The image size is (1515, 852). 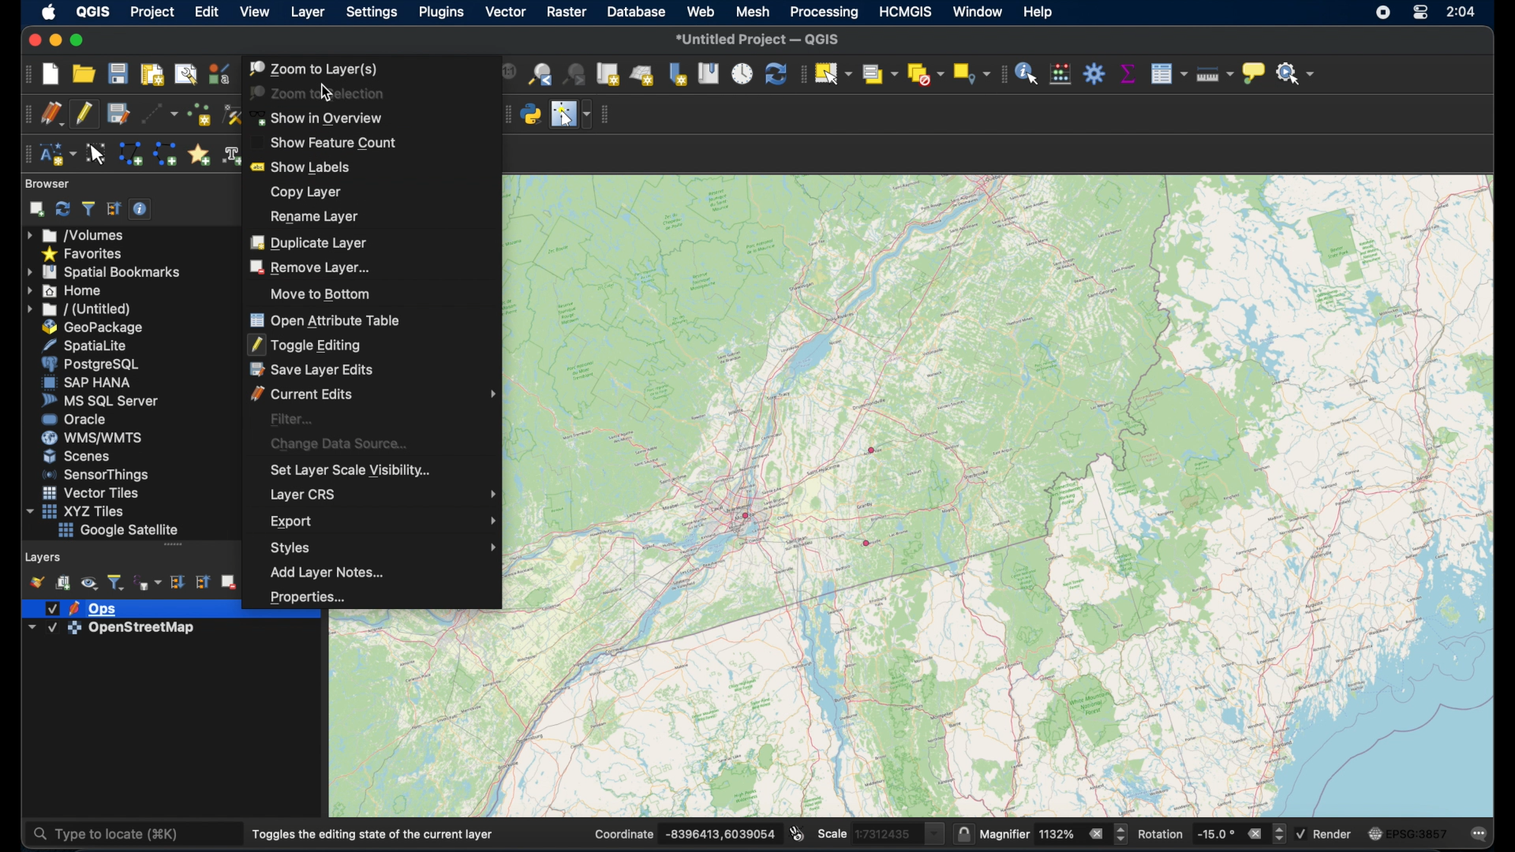 What do you see at coordinates (62, 583) in the screenshot?
I see `add group` at bounding box center [62, 583].